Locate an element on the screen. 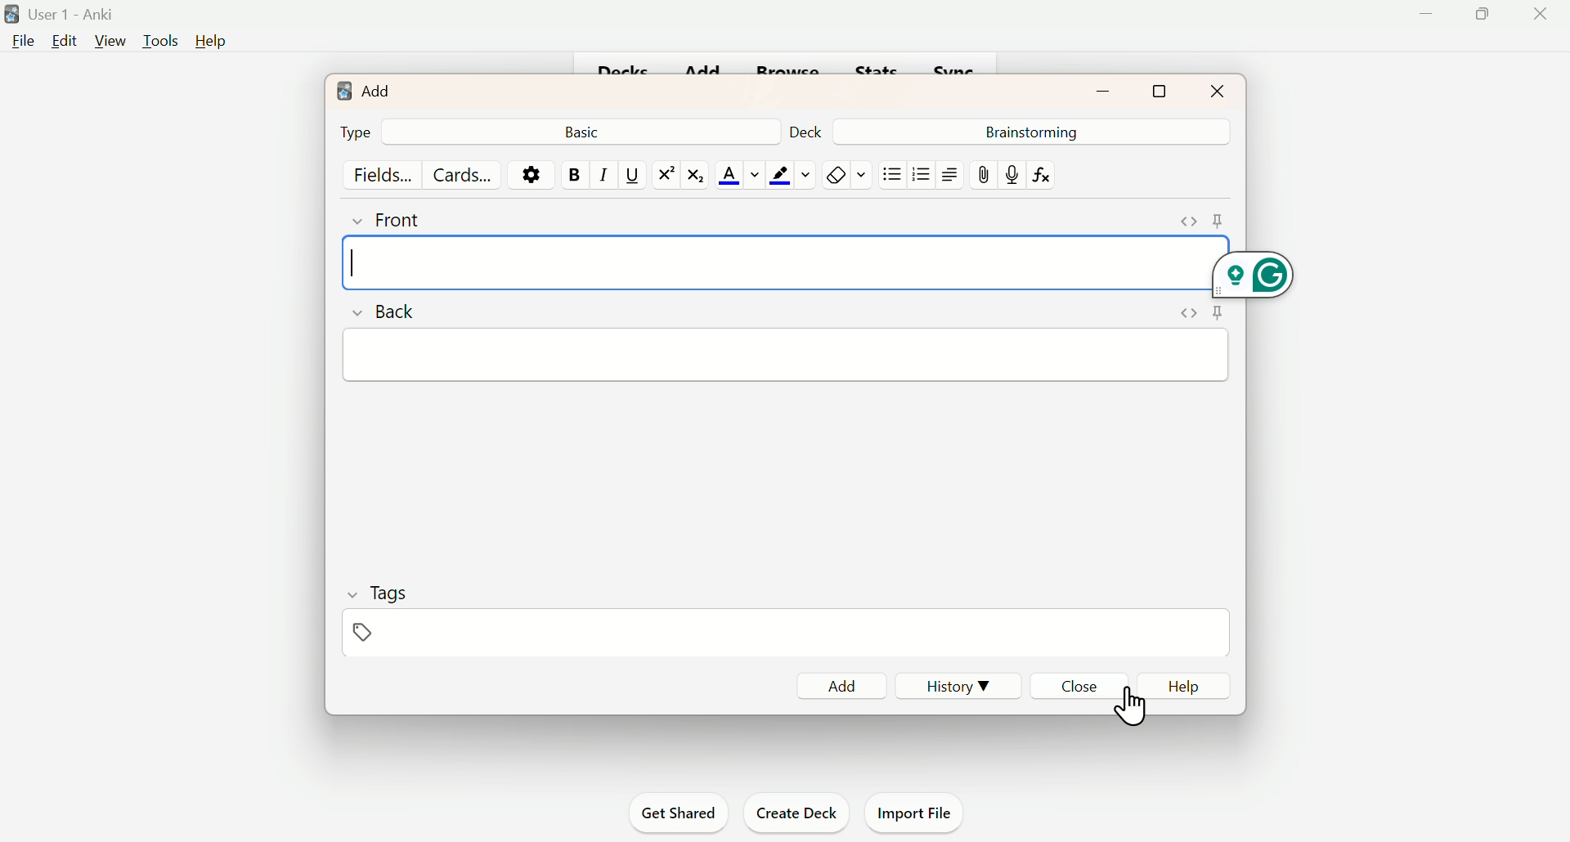 The image size is (1570, 842). Organised List is located at coordinates (918, 173).